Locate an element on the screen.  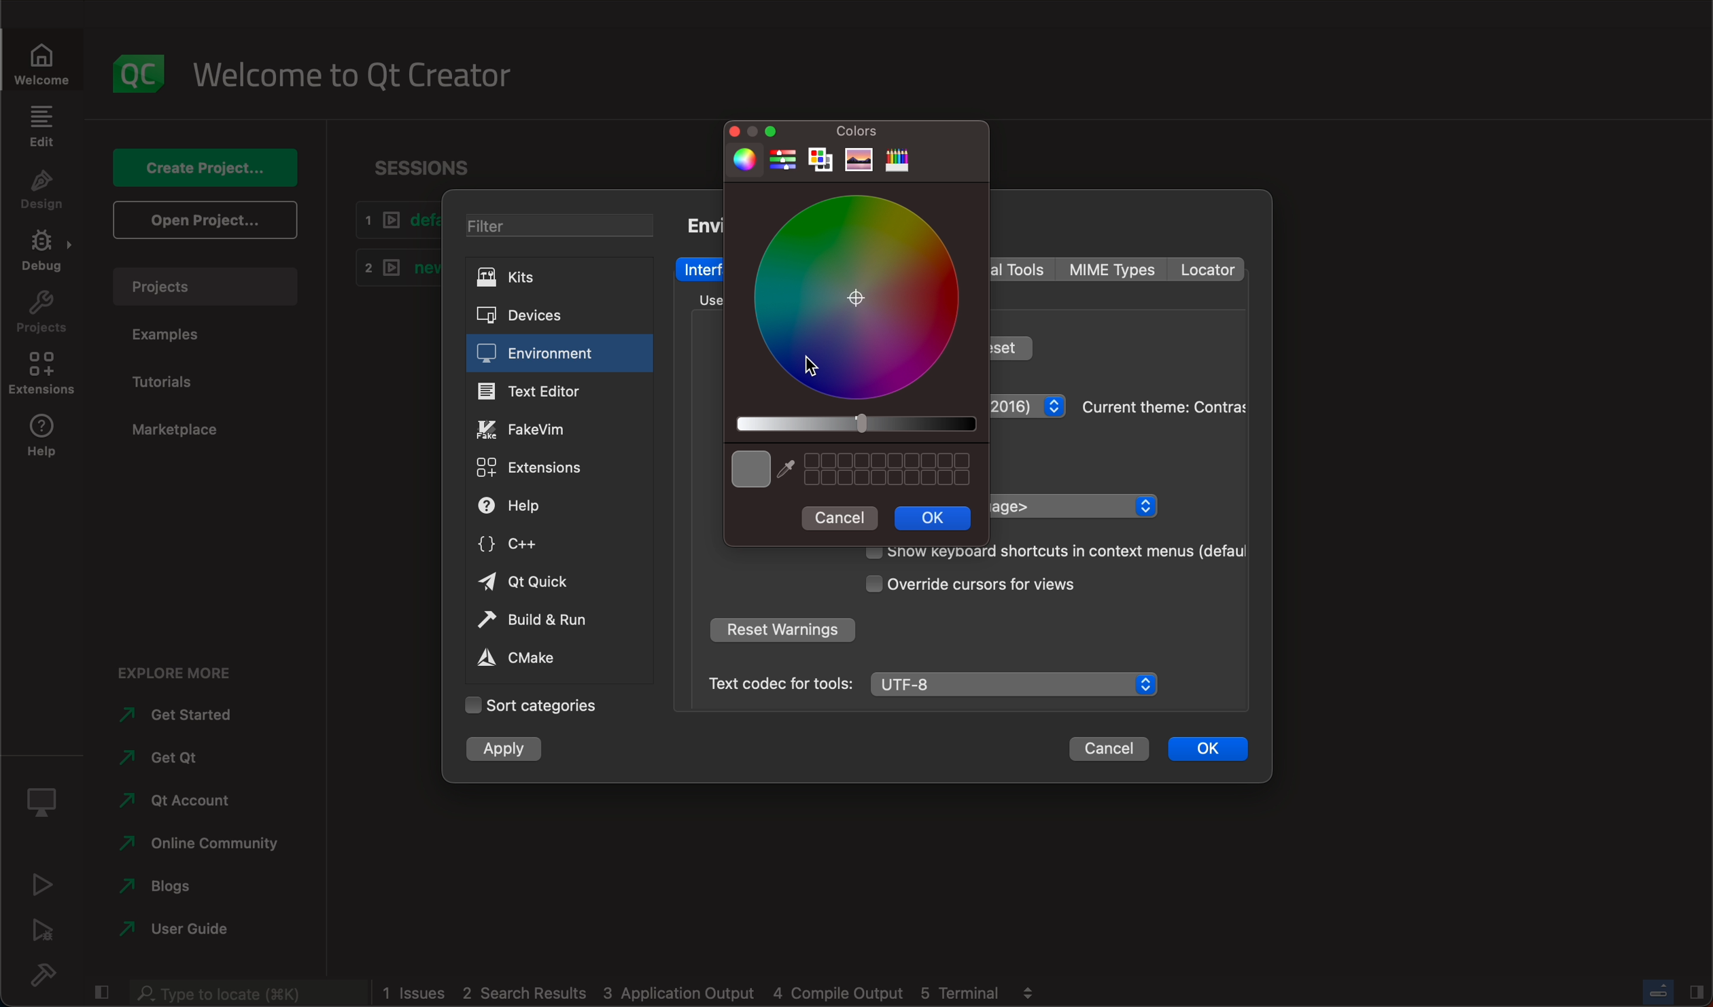
marketplace is located at coordinates (171, 427).